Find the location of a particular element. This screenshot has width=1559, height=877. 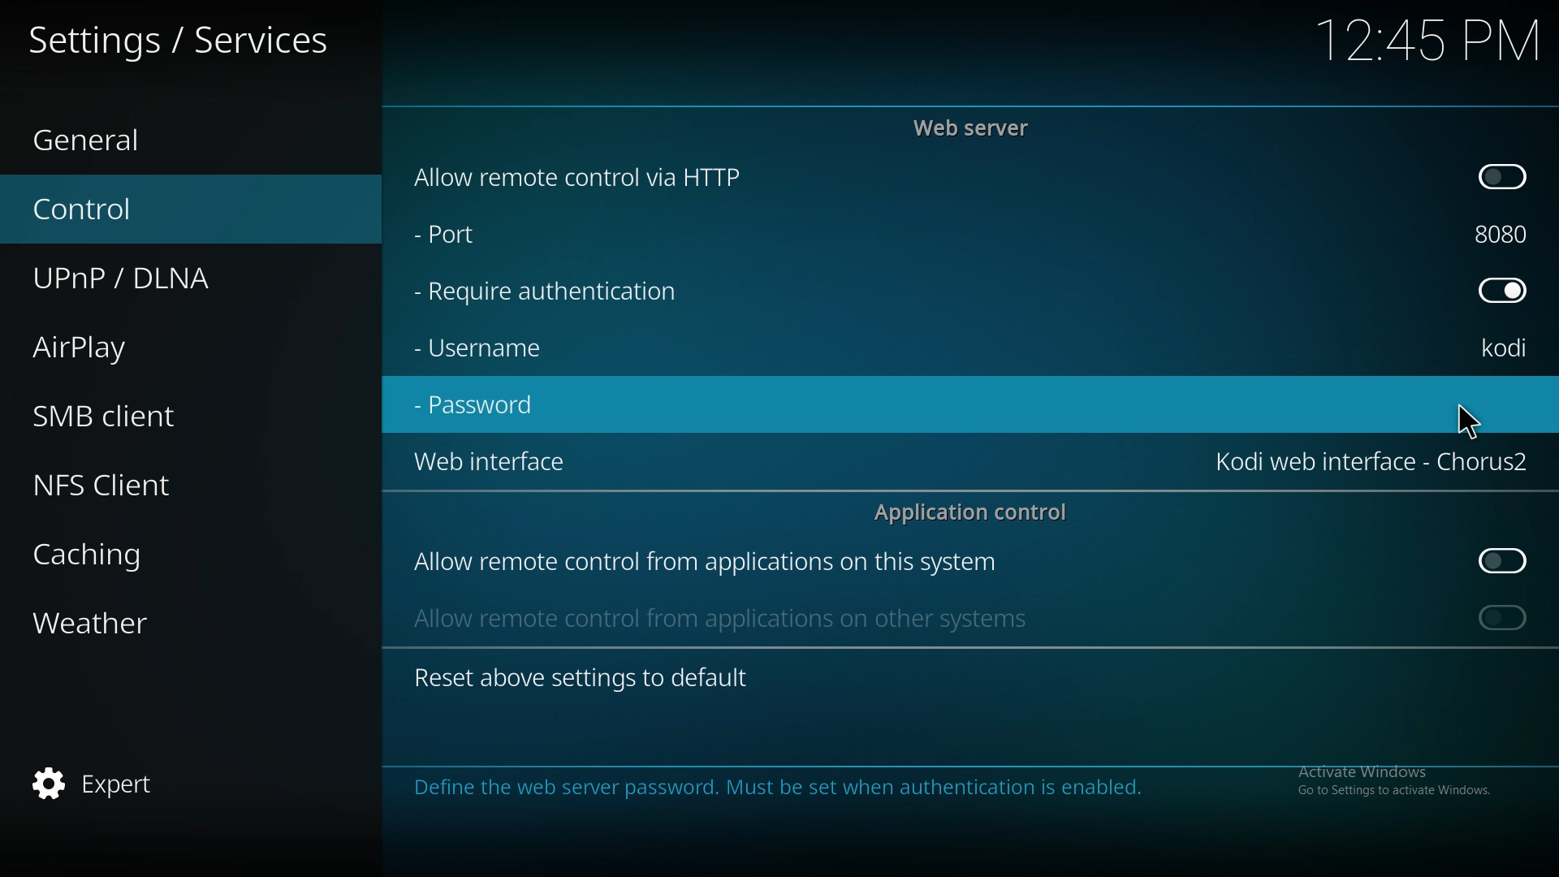

password is located at coordinates (482, 404).